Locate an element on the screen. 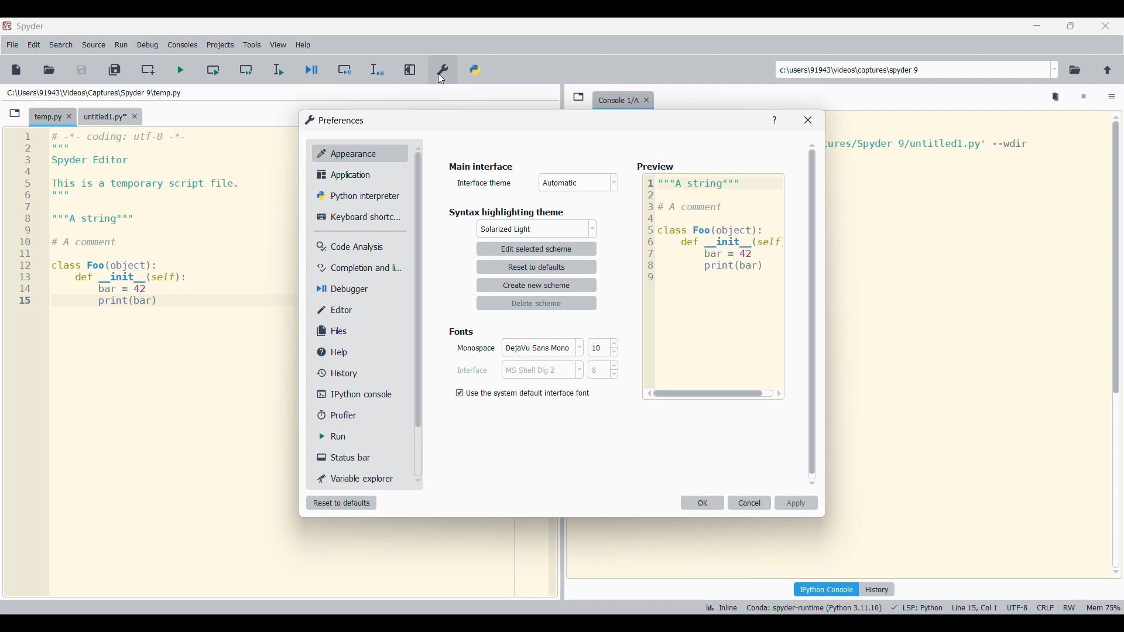  Indicates monospace font settings is located at coordinates (475, 348).